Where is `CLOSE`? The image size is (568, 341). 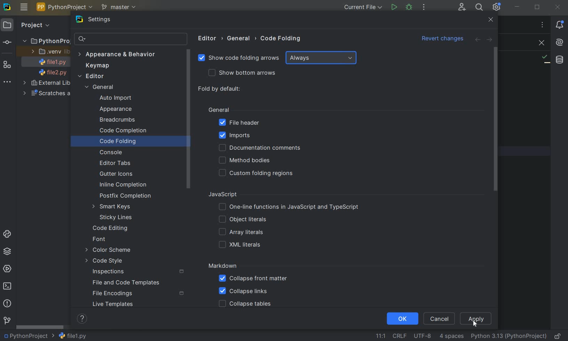
CLOSE is located at coordinates (540, 43).